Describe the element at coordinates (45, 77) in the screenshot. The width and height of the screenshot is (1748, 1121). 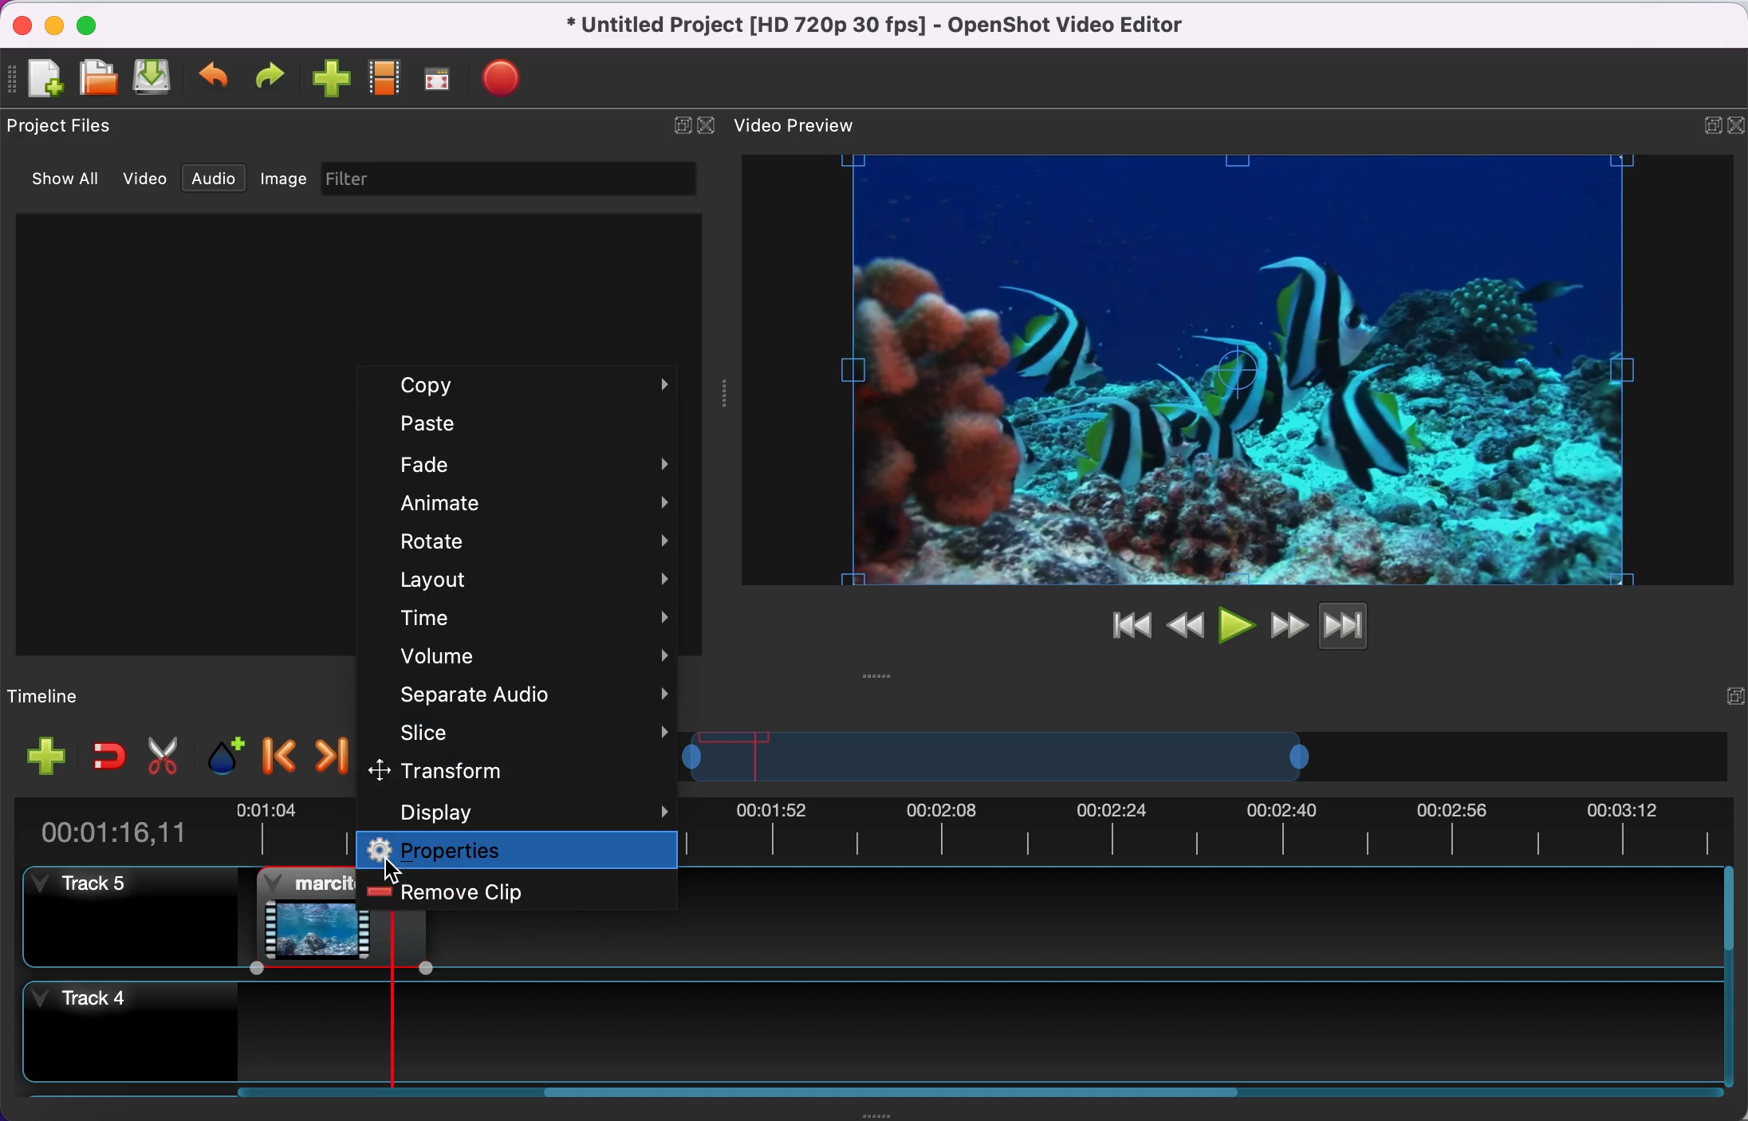
I see `new file` at that location.